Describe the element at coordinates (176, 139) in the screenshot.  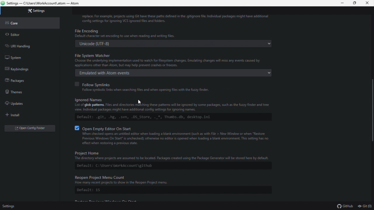
I see `When checked opens an untitled editor when loading a blank environment such as with File > New Window or when "Restore Previous Windows On Start" s unchecked); otherwise no editor  is opened when loading a blank environment. This setting has no effect when restoring a previous state` at that location.